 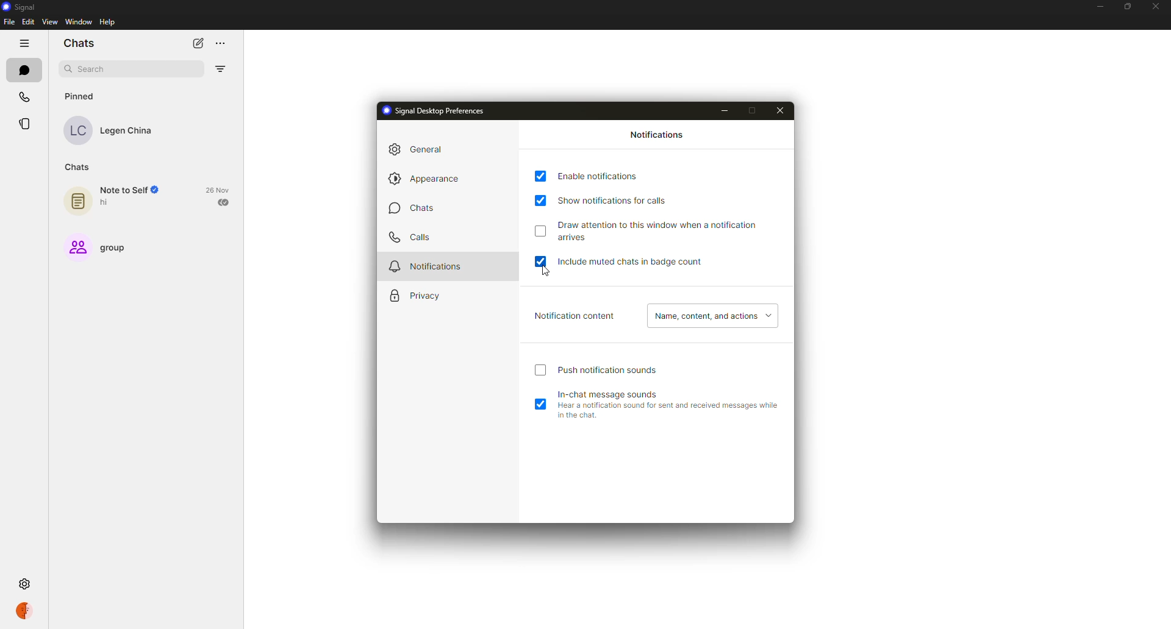 What do you see at coordinates (134, 190) in the screenshot?
I see `note to self` at bounding box center [134, 190].